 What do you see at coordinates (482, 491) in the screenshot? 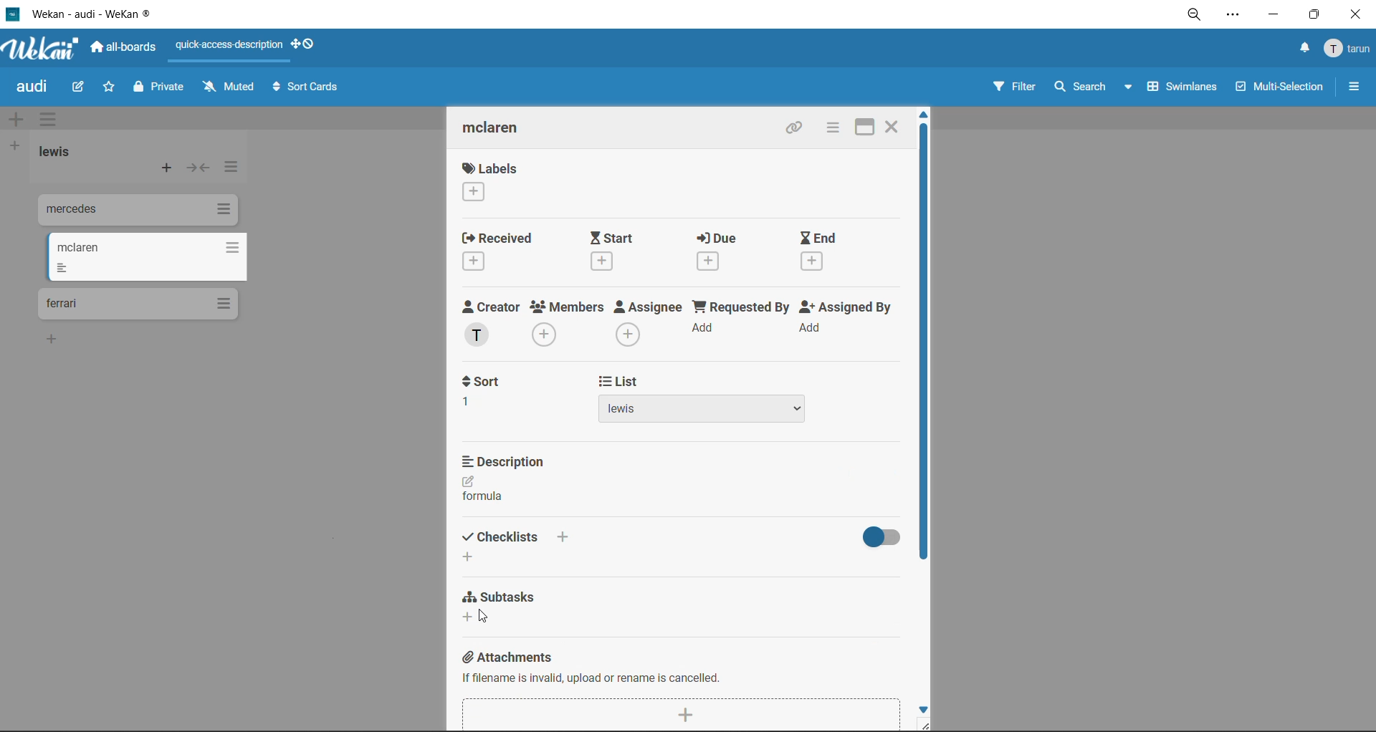
I see `updated description` at bounding box center [482, 491].